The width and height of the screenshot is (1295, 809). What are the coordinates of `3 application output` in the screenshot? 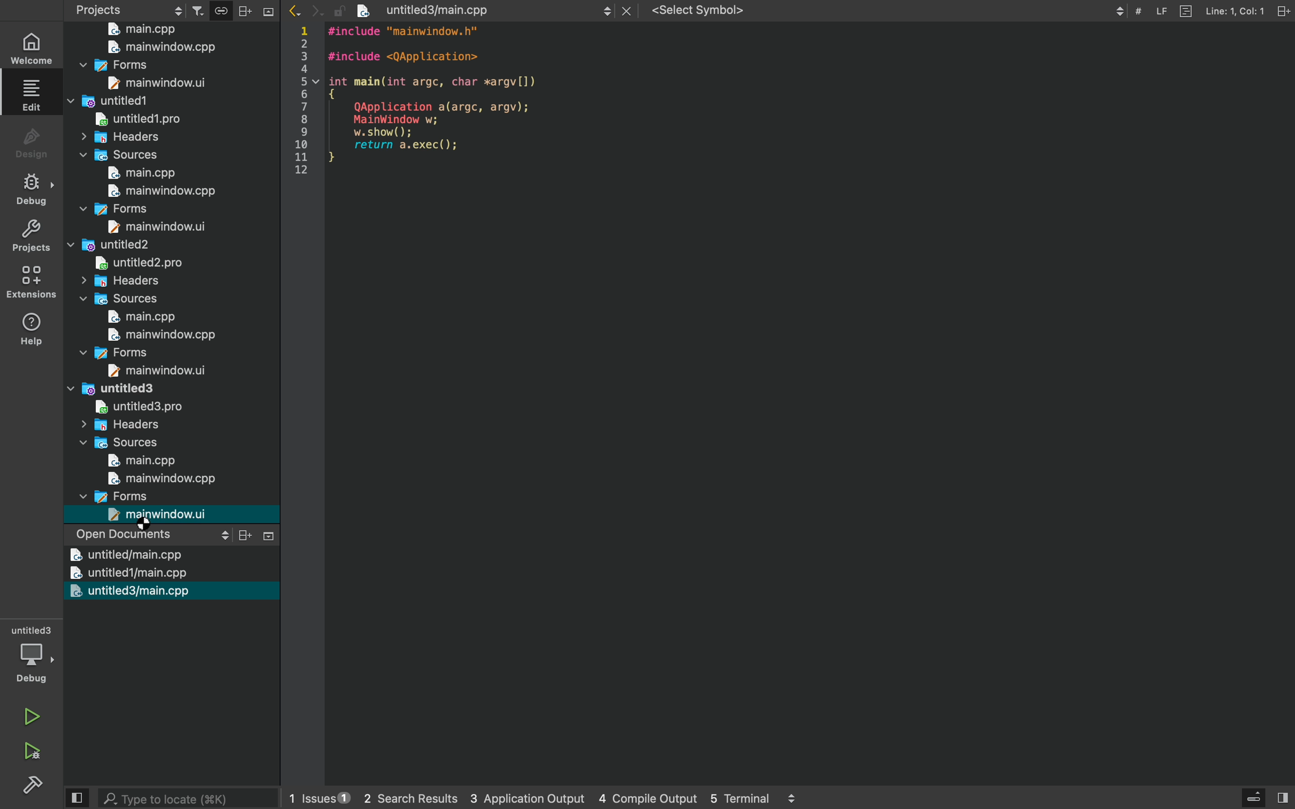 It's located at (513, 799).